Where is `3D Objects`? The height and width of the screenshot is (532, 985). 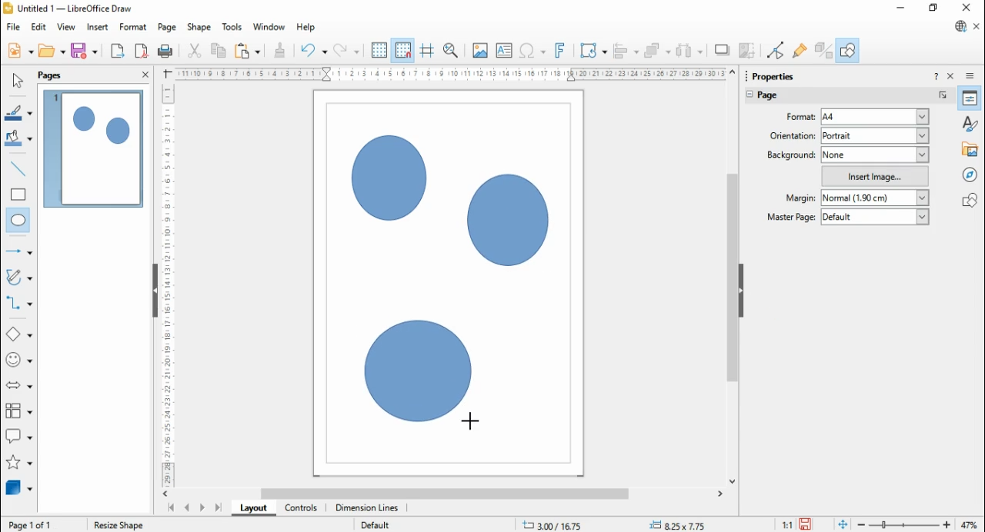
3D Objects is located at coordinates (18, 488).